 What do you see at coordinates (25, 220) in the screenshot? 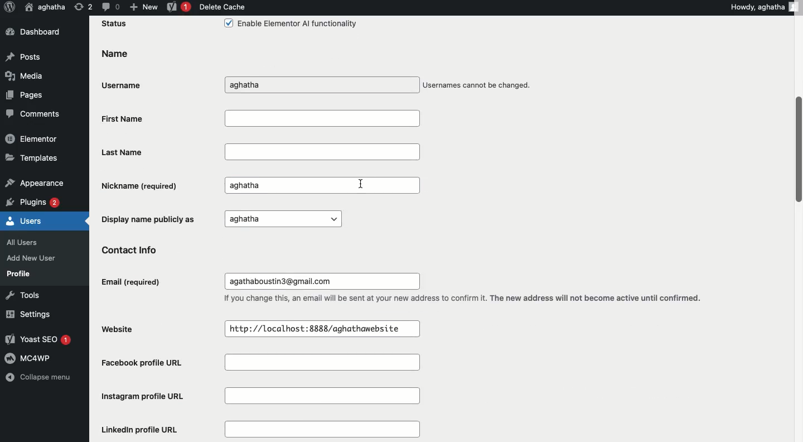
I see `Users` at bounding box center [25, 220].